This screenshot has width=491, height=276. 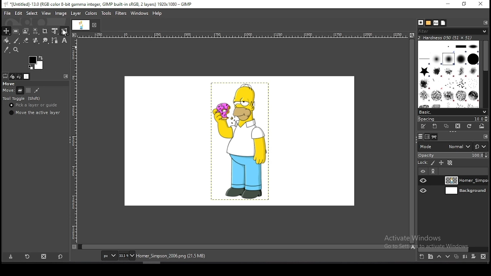 What do you see at coordinates (484, 23) in the screenshot?
I see `configure this tab` at bounding box center [484, 23].